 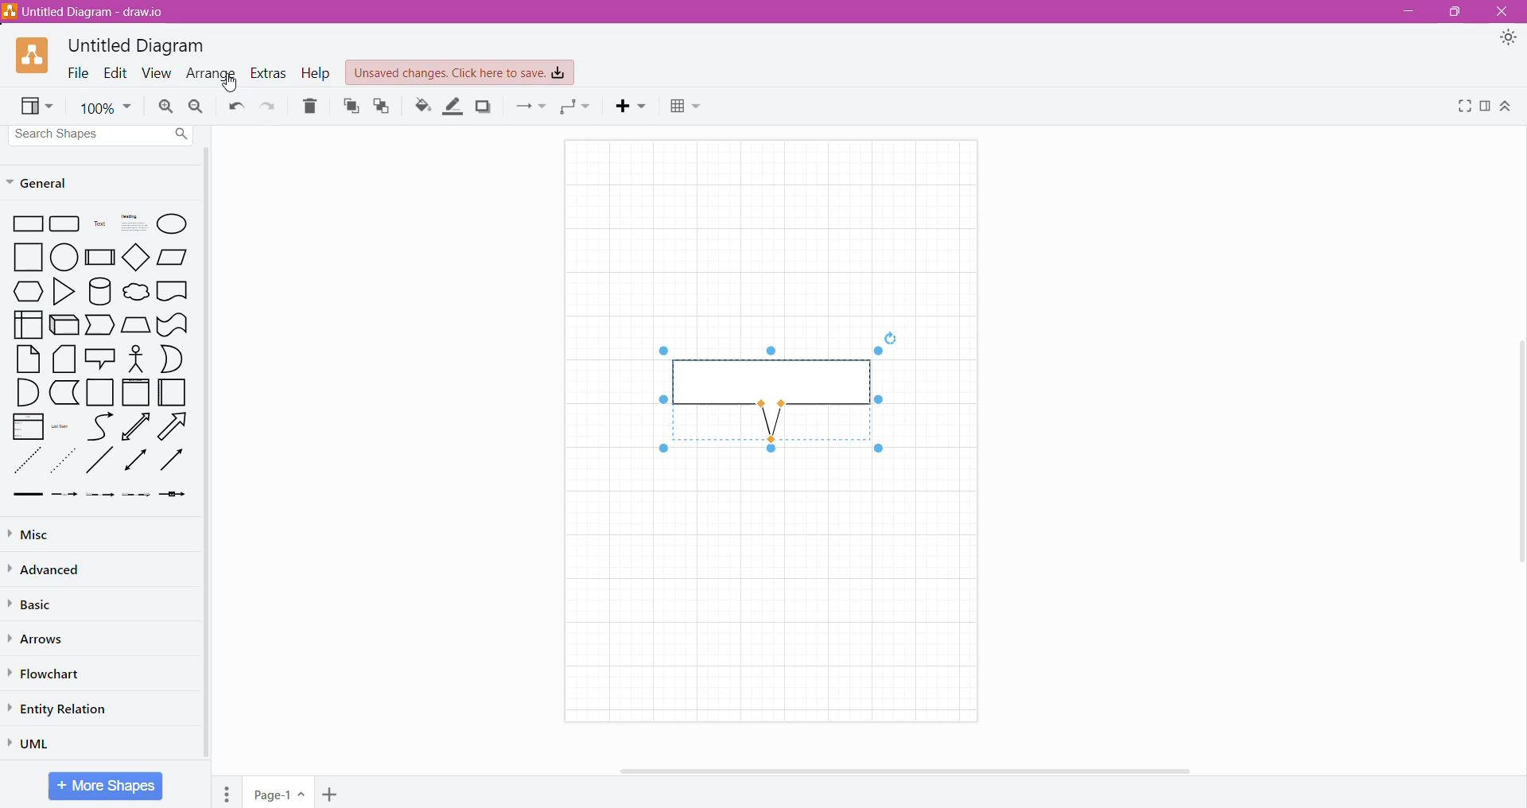 I want to click on Rightward Thick Arrow, so click(x=172, y=460).